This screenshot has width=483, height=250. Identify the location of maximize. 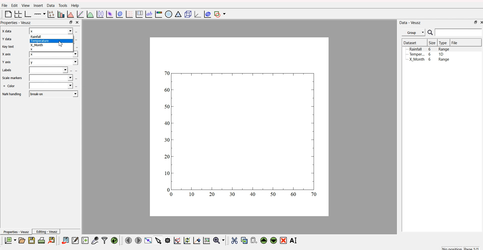
(70, 22).